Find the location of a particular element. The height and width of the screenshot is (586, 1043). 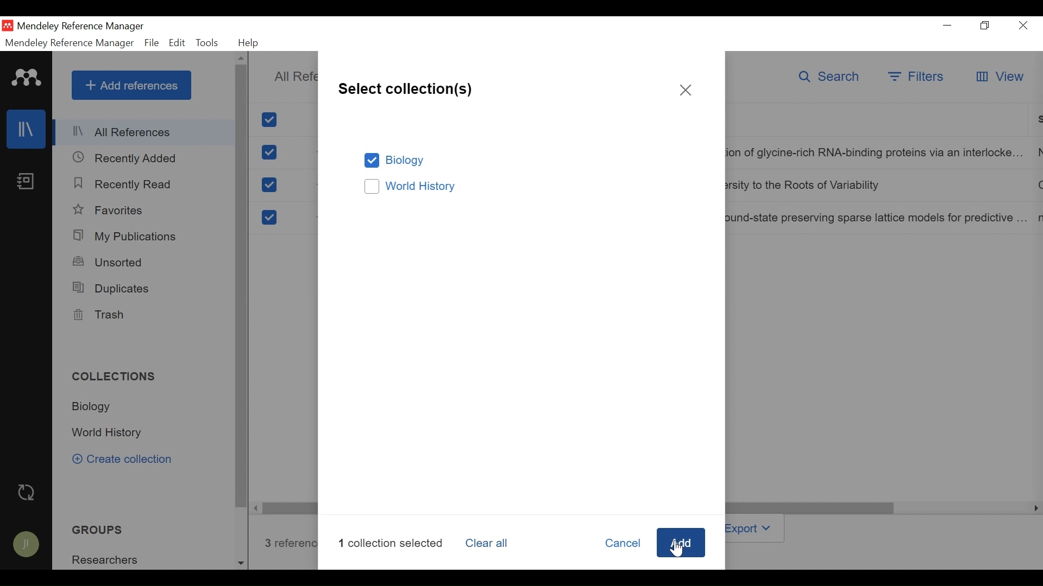

Cancel is located at coordinates (621, 544).